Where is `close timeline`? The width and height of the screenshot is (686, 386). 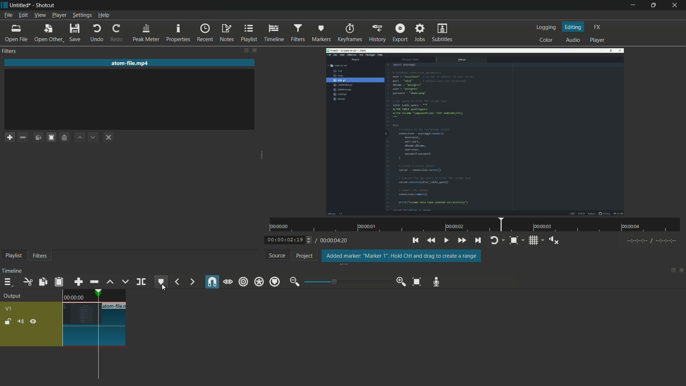
close timeline is located at coordinates (682, 270).